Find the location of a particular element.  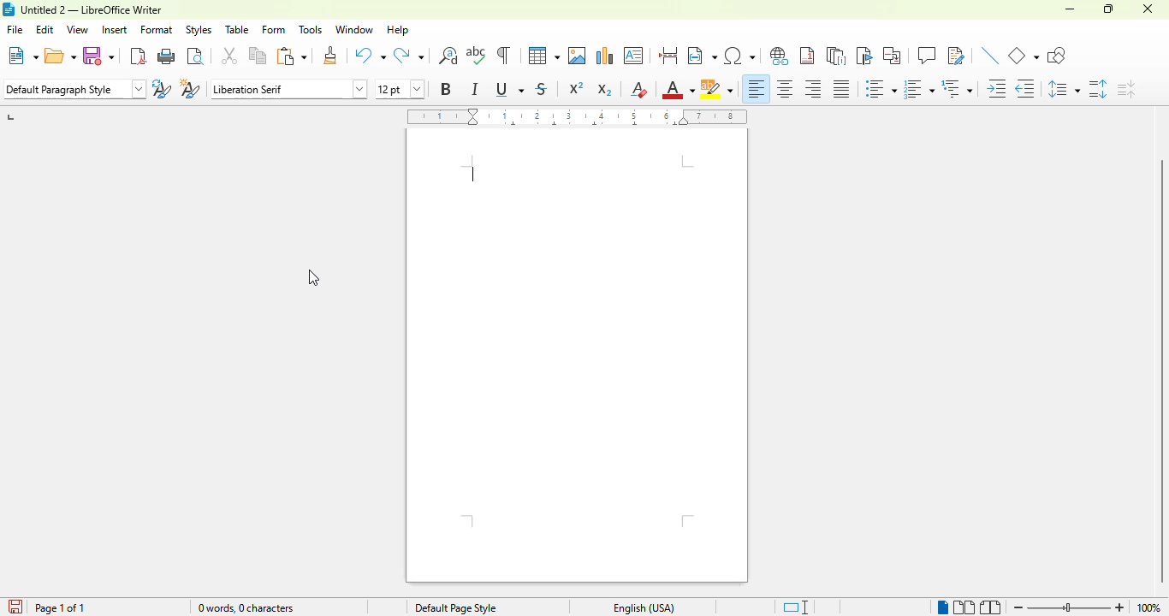

new style from selection is located at coordinates (191, 88).